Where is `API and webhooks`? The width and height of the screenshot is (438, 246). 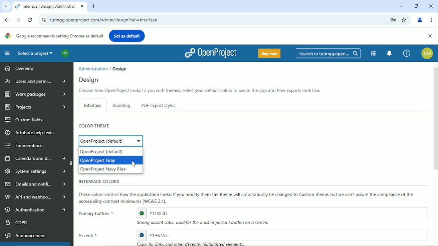 API and webhooks is located at coordinates (34, 197).